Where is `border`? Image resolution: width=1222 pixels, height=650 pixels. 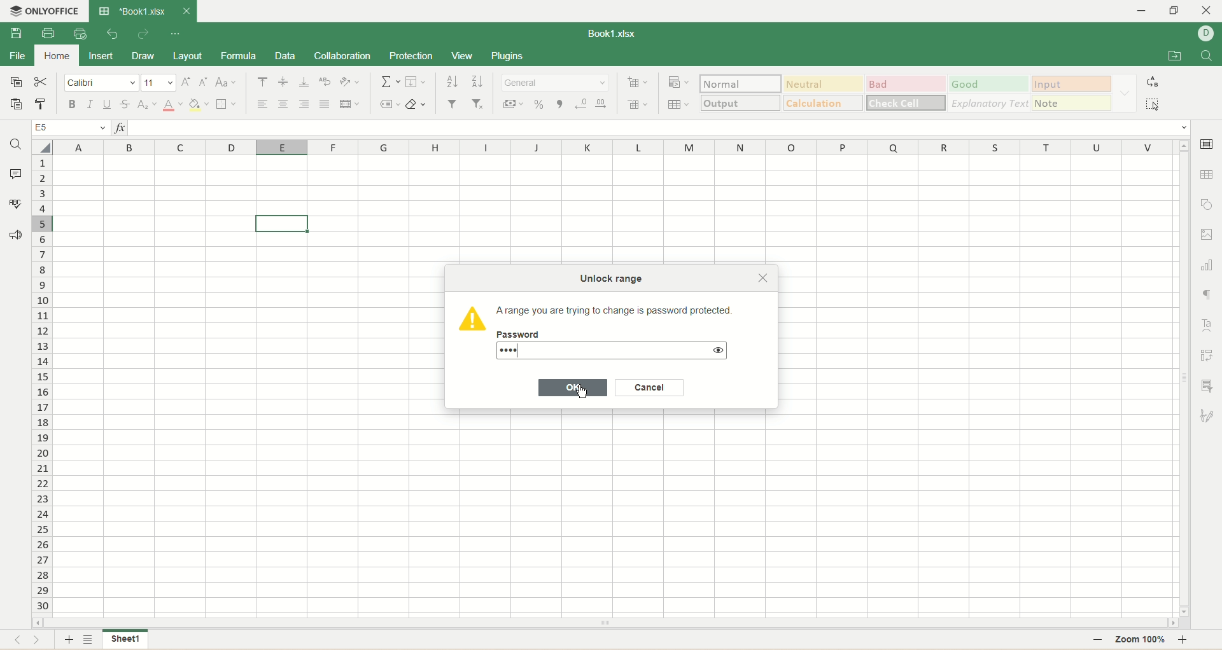
border is located at coordinates (227, 106).